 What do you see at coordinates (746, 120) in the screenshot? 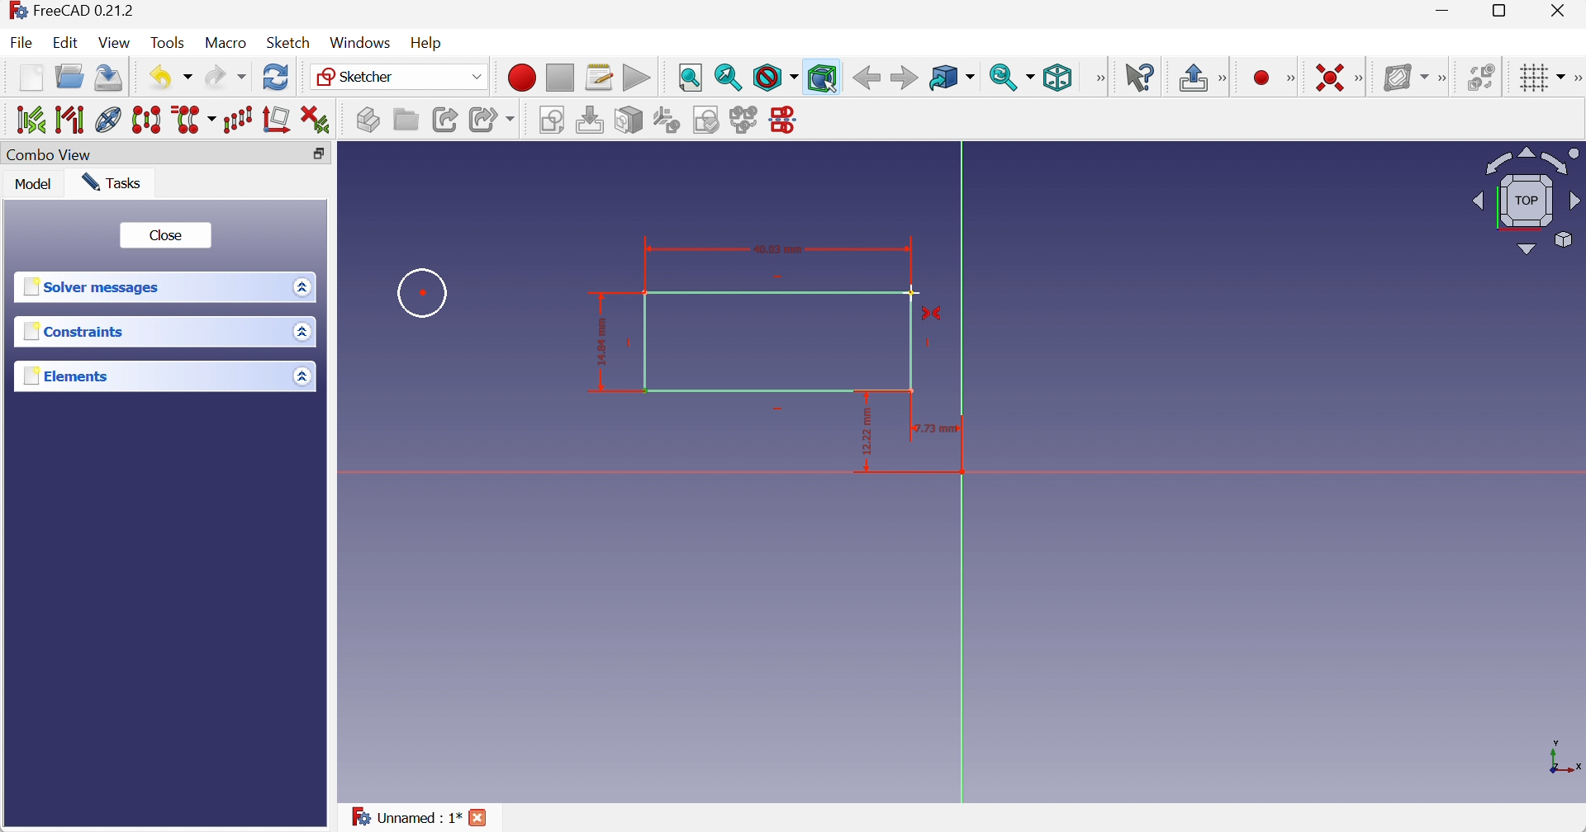
I see `Merge sketches` at bounding box center [746, 120].